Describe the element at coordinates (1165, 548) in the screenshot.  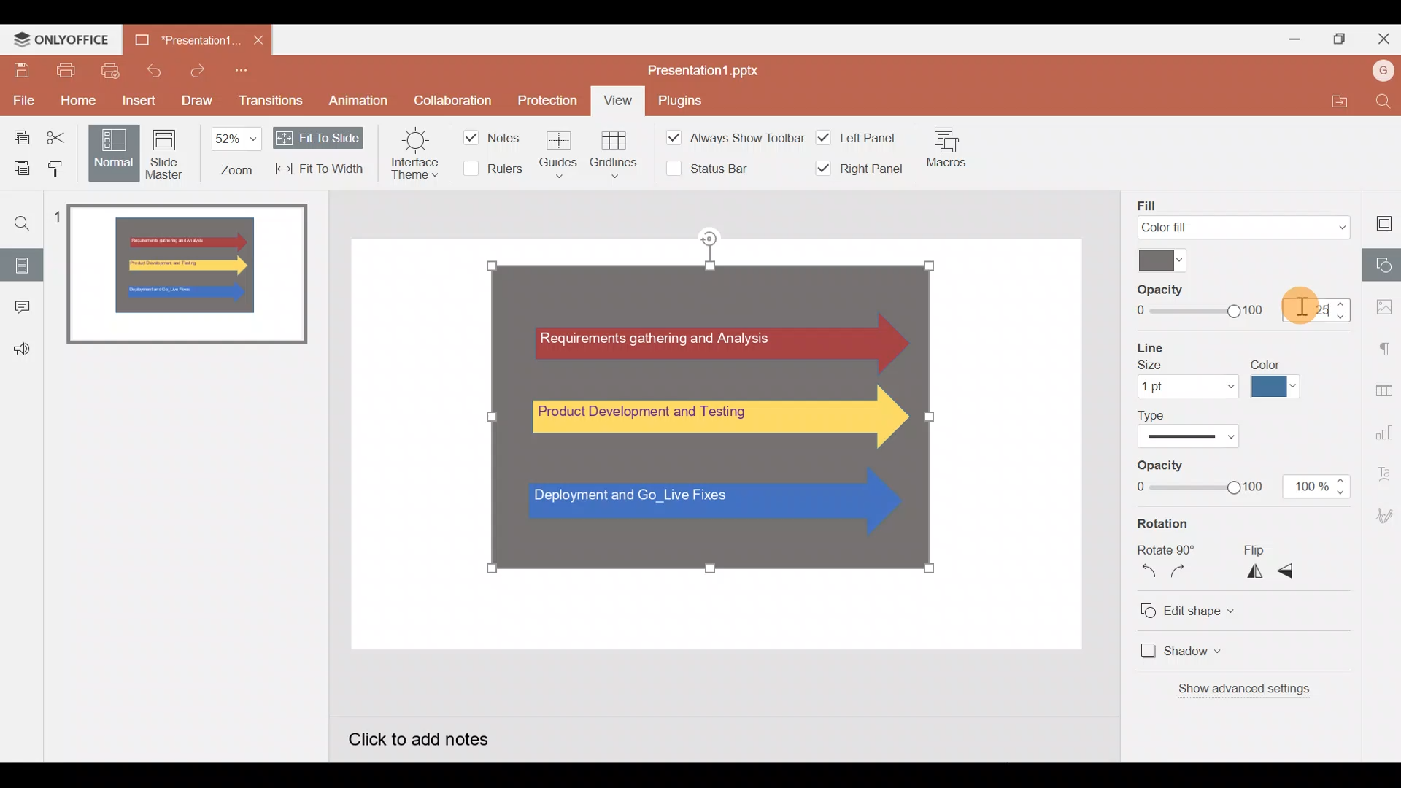
I see `Rotate 90o` at that location.